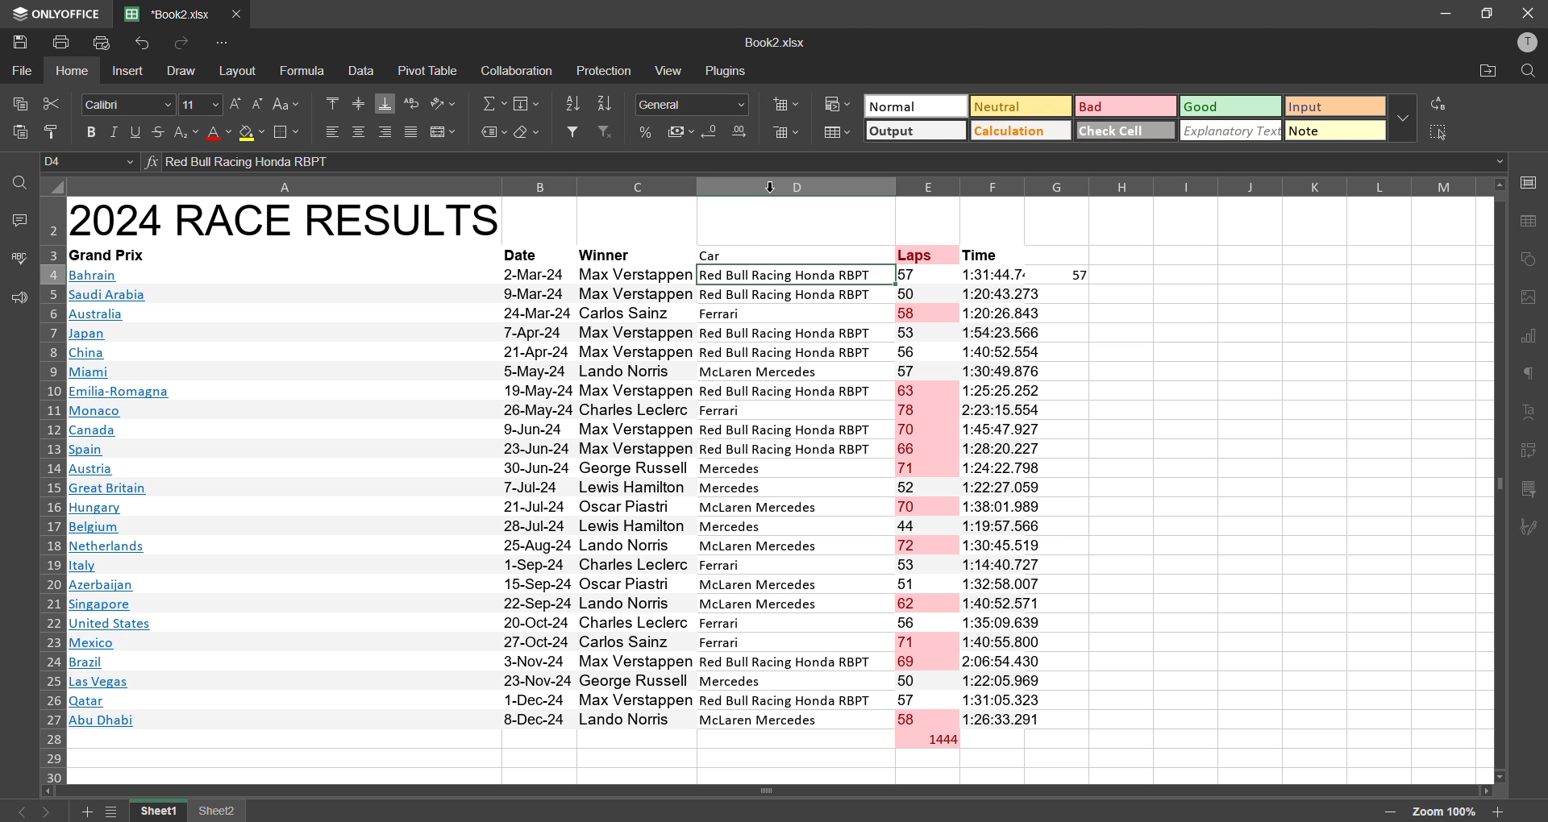  What do you see at coordinates (18, 812) in the screenshot?
I see `previous` at bounding box center [18, 812].